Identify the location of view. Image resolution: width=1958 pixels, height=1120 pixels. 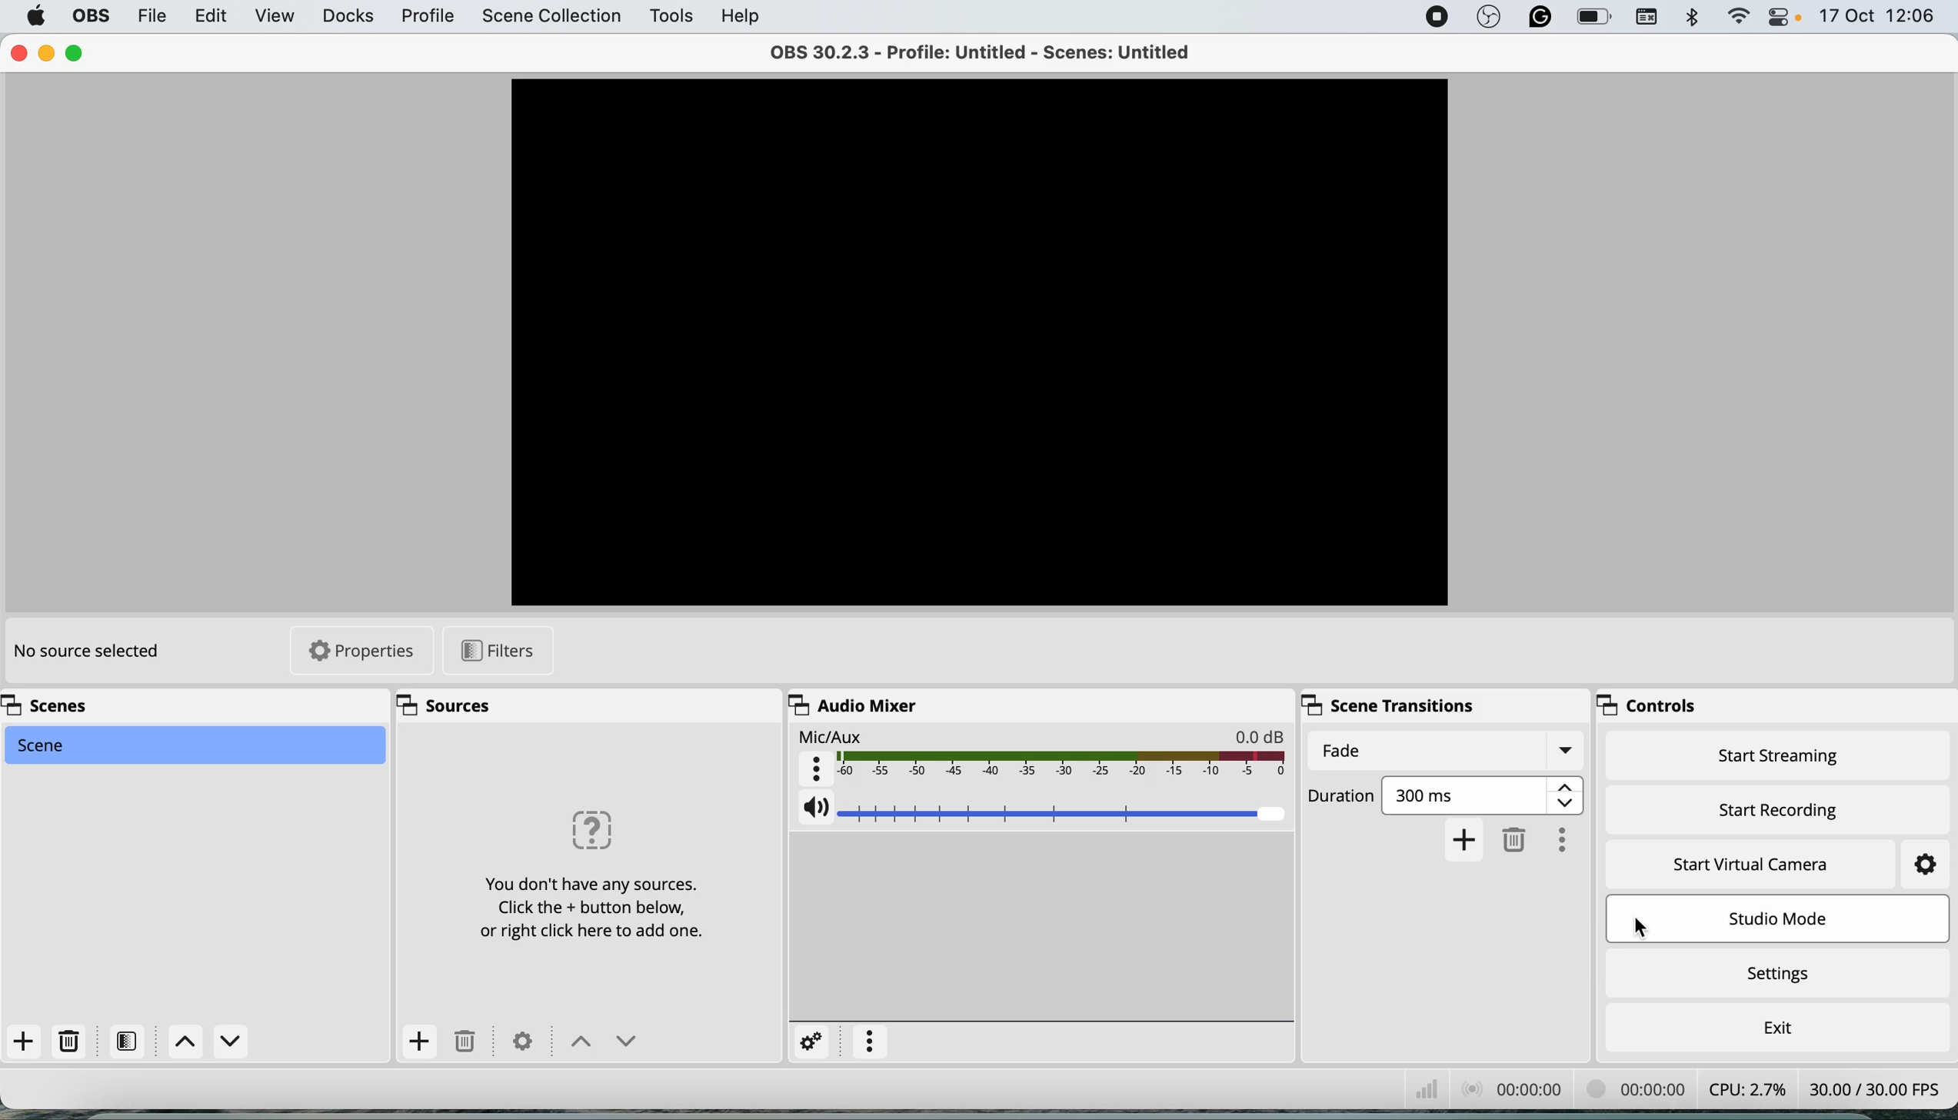
(275, 15).